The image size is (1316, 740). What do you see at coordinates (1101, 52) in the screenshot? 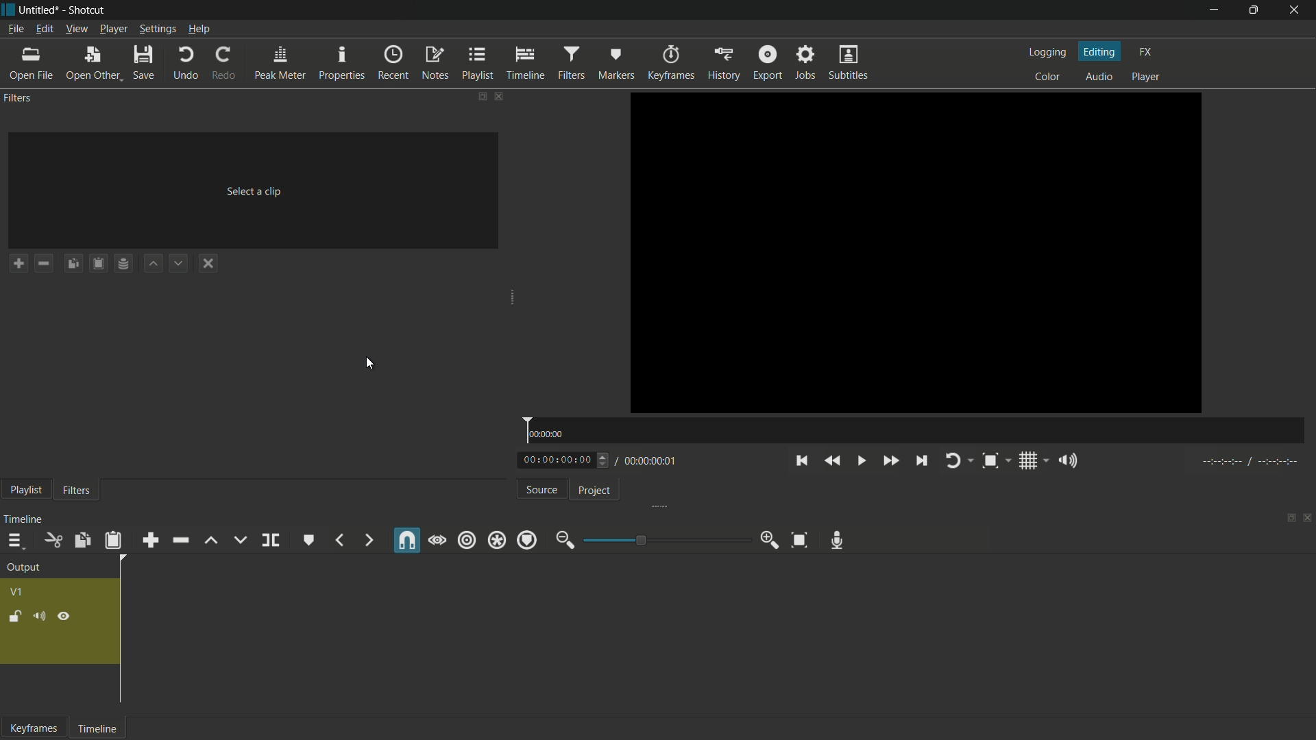
I see `editing` at bounding box center [1101, 52].